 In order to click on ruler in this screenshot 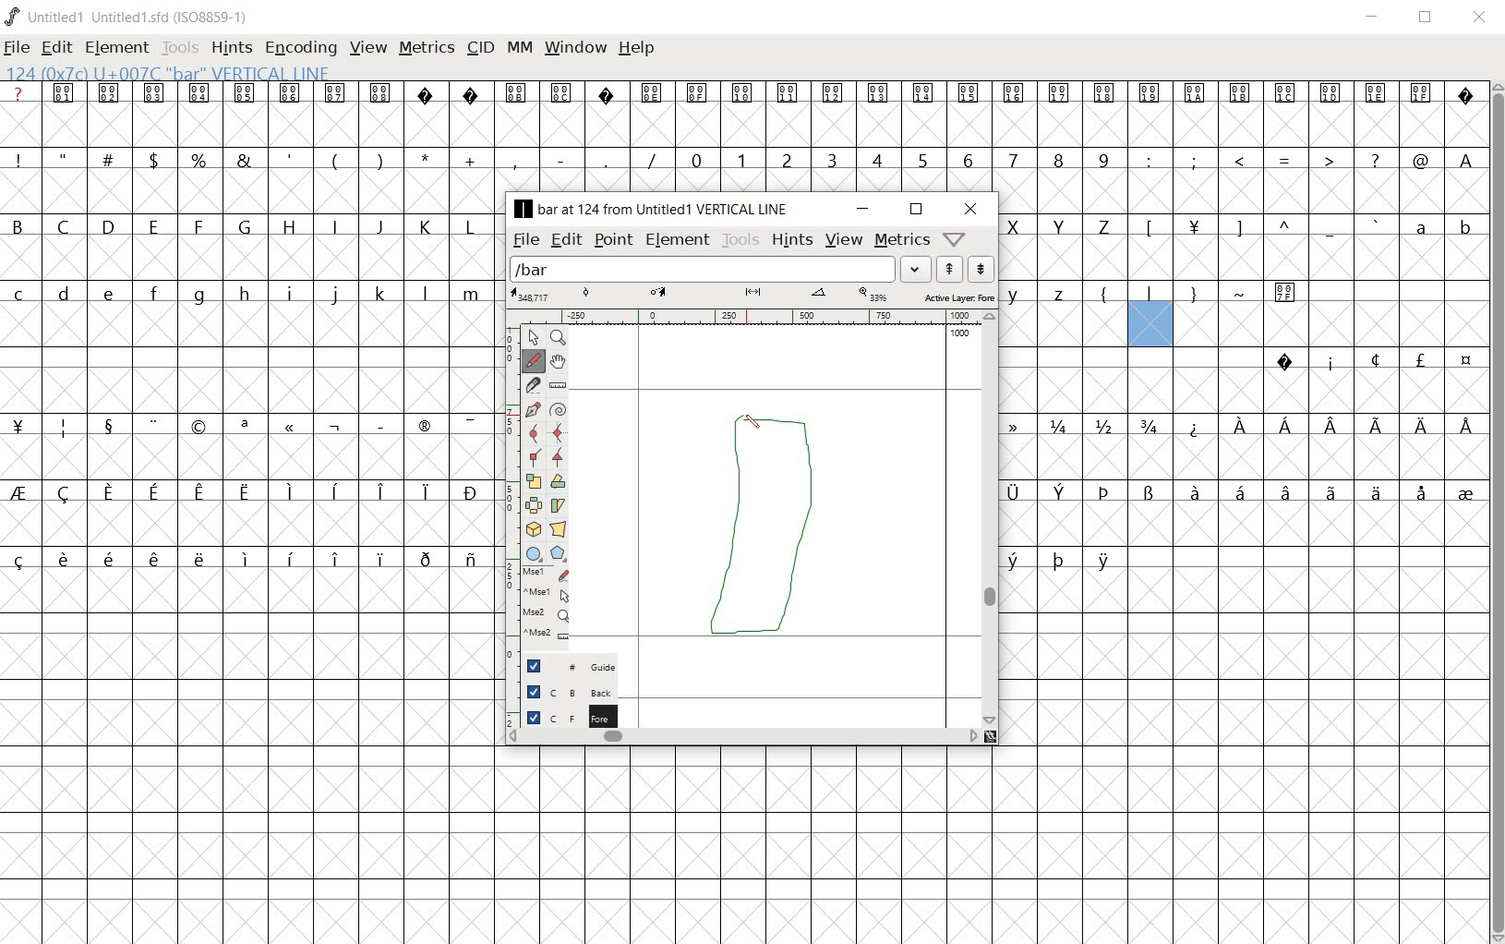, I will do `click(741, 316)`.